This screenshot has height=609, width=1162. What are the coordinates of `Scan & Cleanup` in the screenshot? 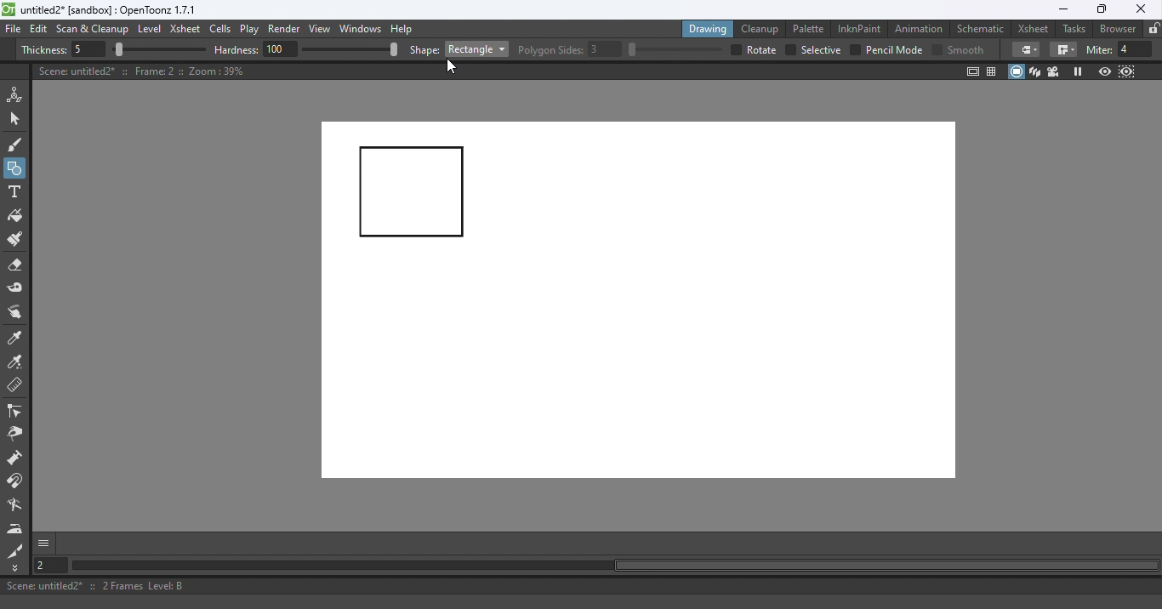 It's located at (93, 31).